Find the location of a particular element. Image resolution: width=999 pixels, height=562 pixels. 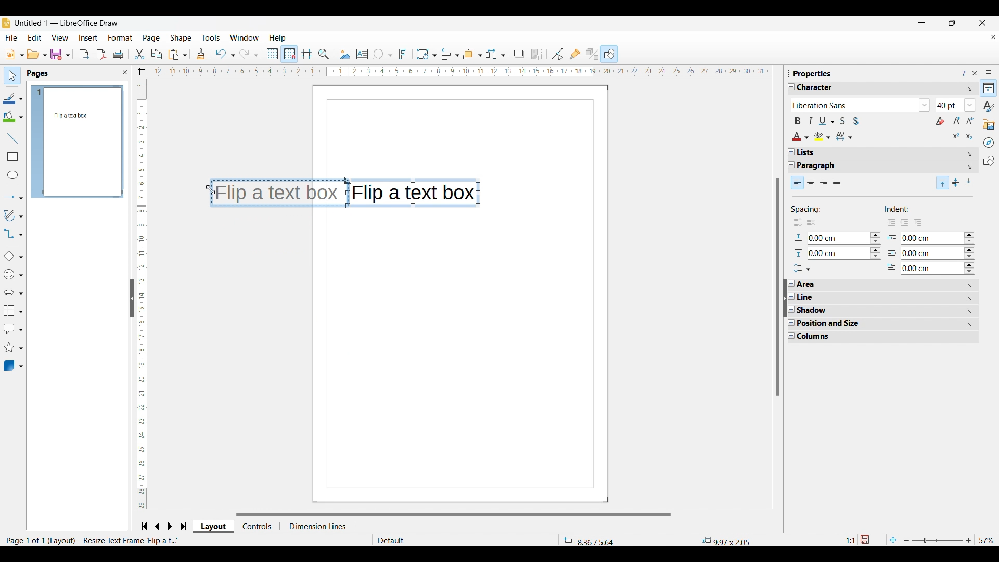

Collapse Character is located at coordinates (792, 86).